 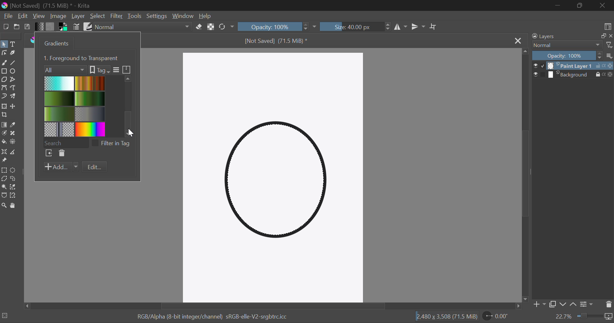 What do you see at coordinates (117, 70) in the screenshot?
I see `more` at bounding box center [117, 70].